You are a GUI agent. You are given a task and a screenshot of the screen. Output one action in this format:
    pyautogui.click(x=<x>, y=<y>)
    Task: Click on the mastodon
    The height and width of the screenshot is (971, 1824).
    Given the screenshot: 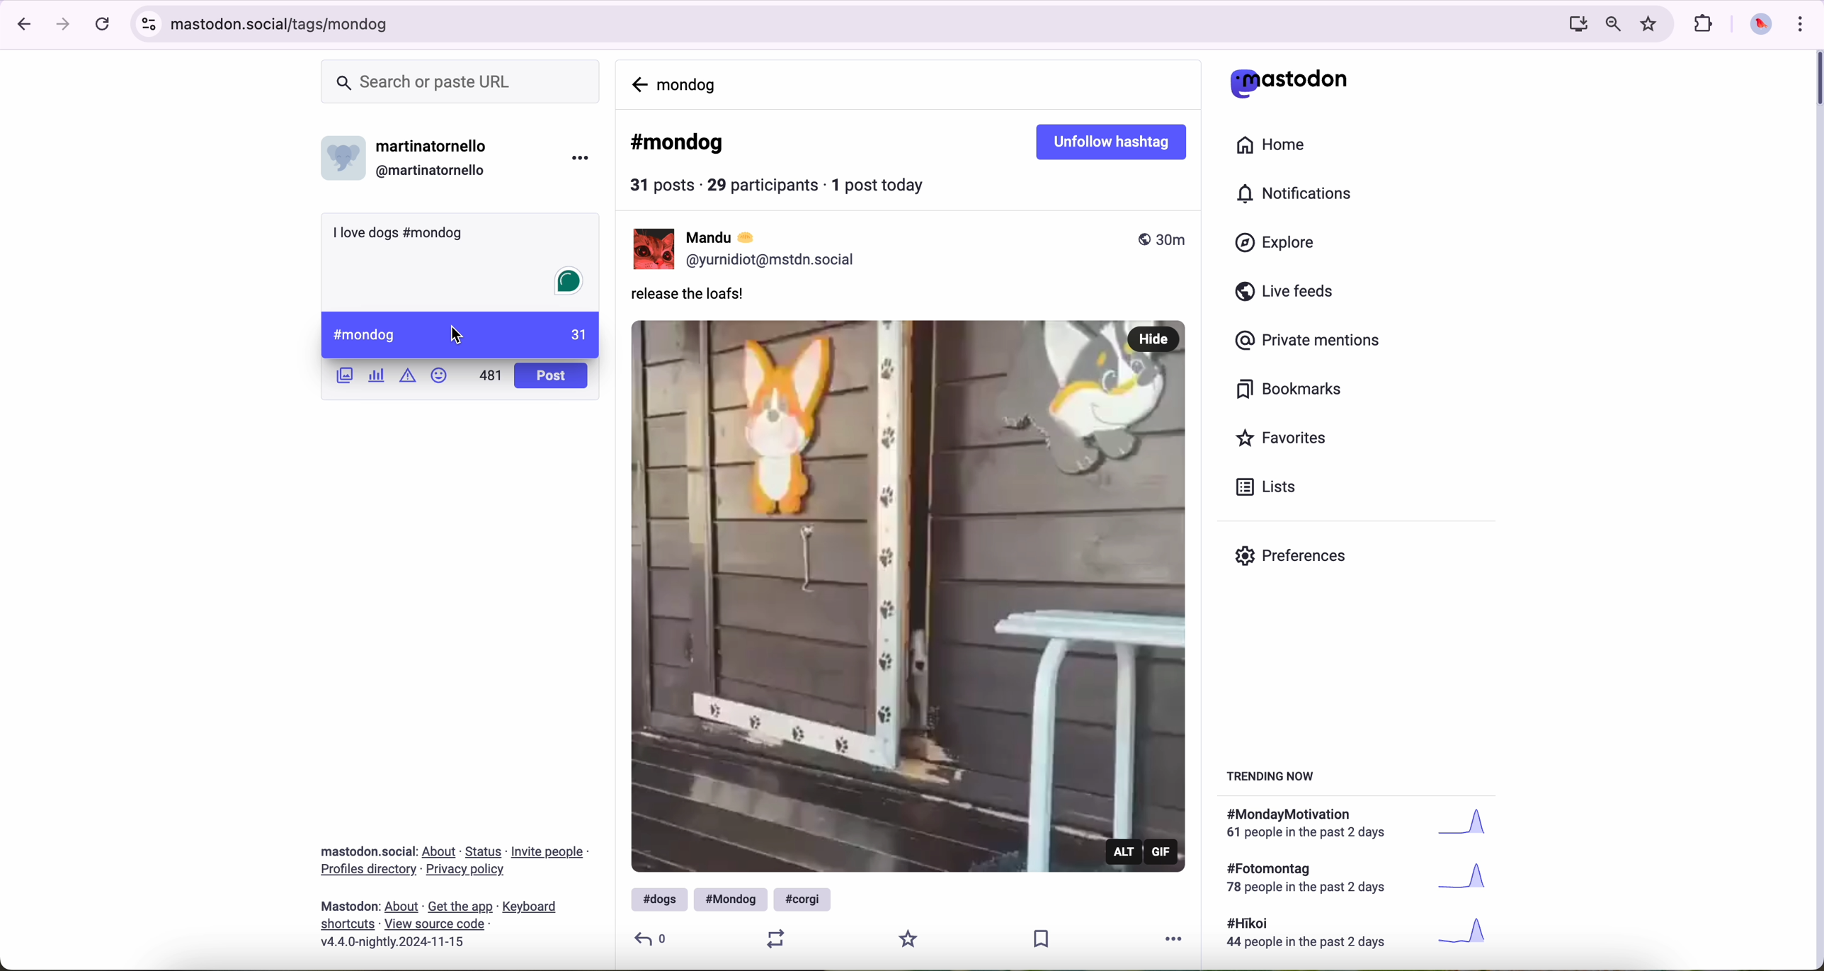 What is the action you would take?
    pyautogui.click(x=351, y=906)
    